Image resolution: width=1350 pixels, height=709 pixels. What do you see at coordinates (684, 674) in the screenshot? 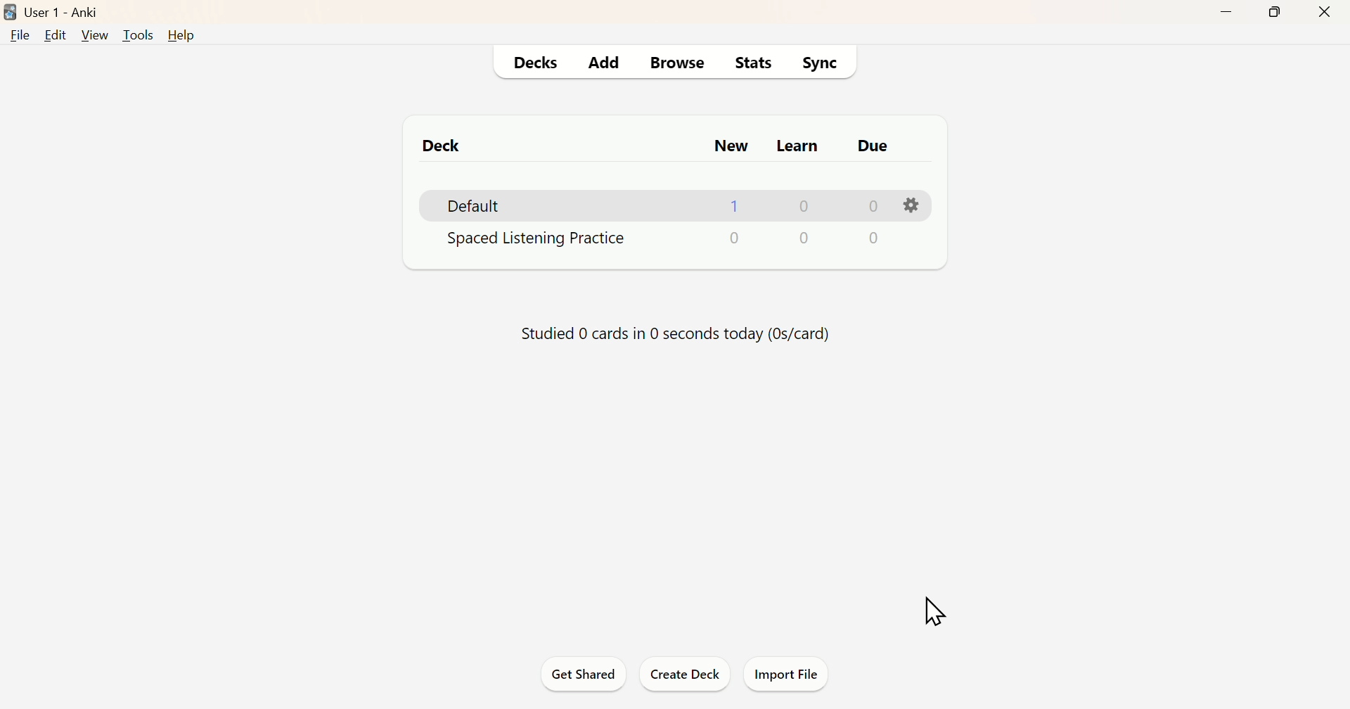
I see `Create Deck` at bounding box center [684, 674].